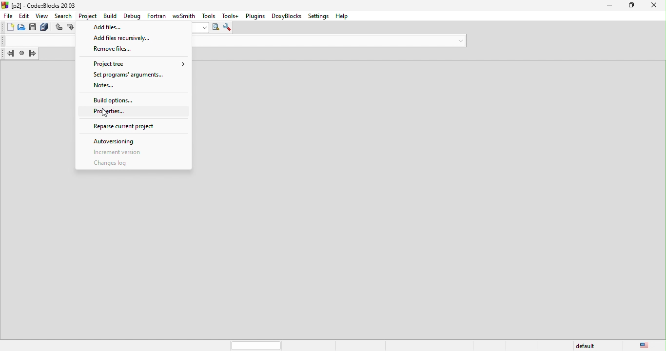  What do you see at coordinates (109, 16) in the screenshot?
I see `build` at bounding box center [109, 16].